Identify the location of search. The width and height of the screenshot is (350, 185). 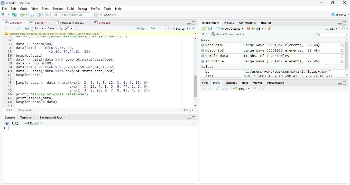
(342, 51).